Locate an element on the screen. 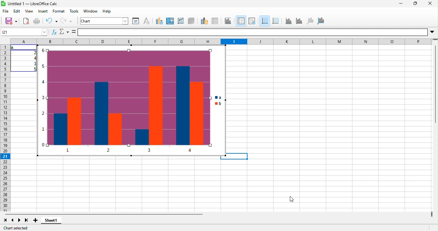 The image size is (438, 231). a is located at coordinates (13, 47).